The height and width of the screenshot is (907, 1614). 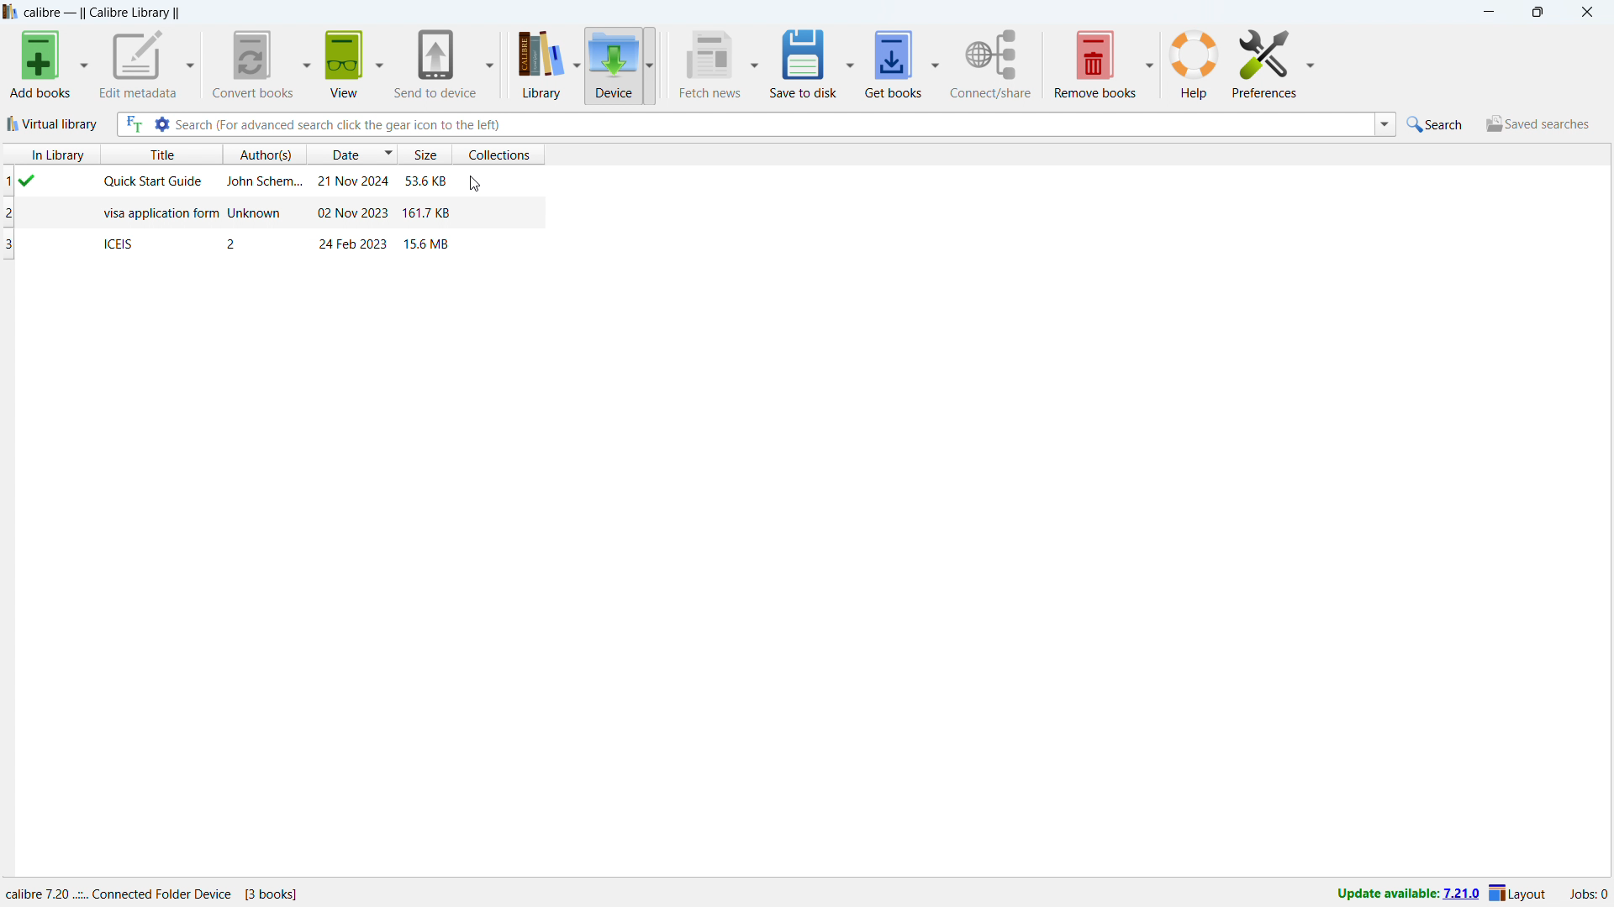 What do you see at coordinates (1588, 896) in the screenshot?
I see `active jobs` at bounding box center [1588, 896].